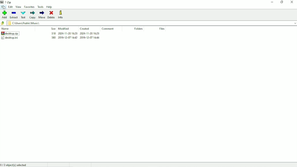  I want to click on Size, so click(53, 29).